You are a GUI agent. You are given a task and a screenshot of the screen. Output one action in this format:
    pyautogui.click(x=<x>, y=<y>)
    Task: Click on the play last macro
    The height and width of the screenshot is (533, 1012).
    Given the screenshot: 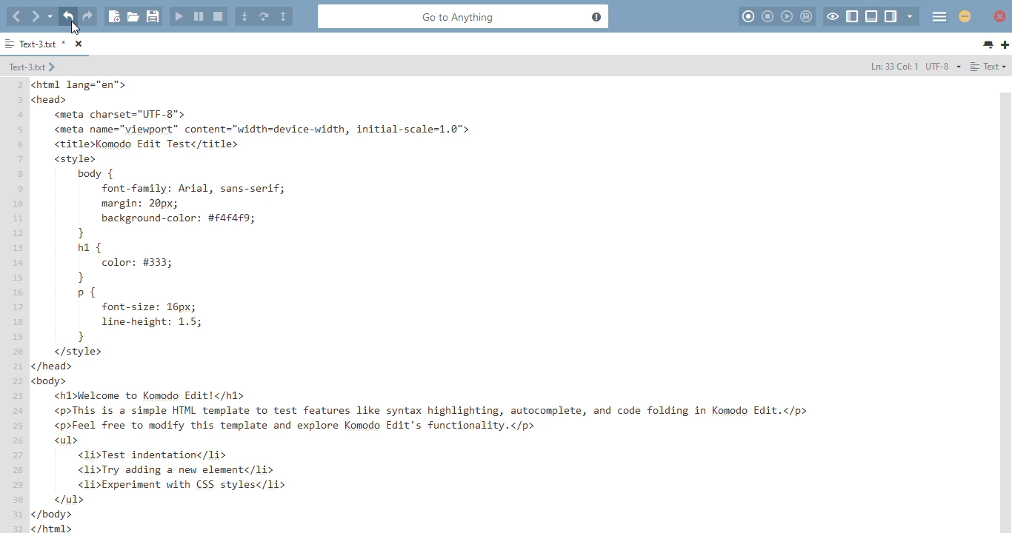 What is the action you would take?
    pyautogui.click(x=787, y=16)
    